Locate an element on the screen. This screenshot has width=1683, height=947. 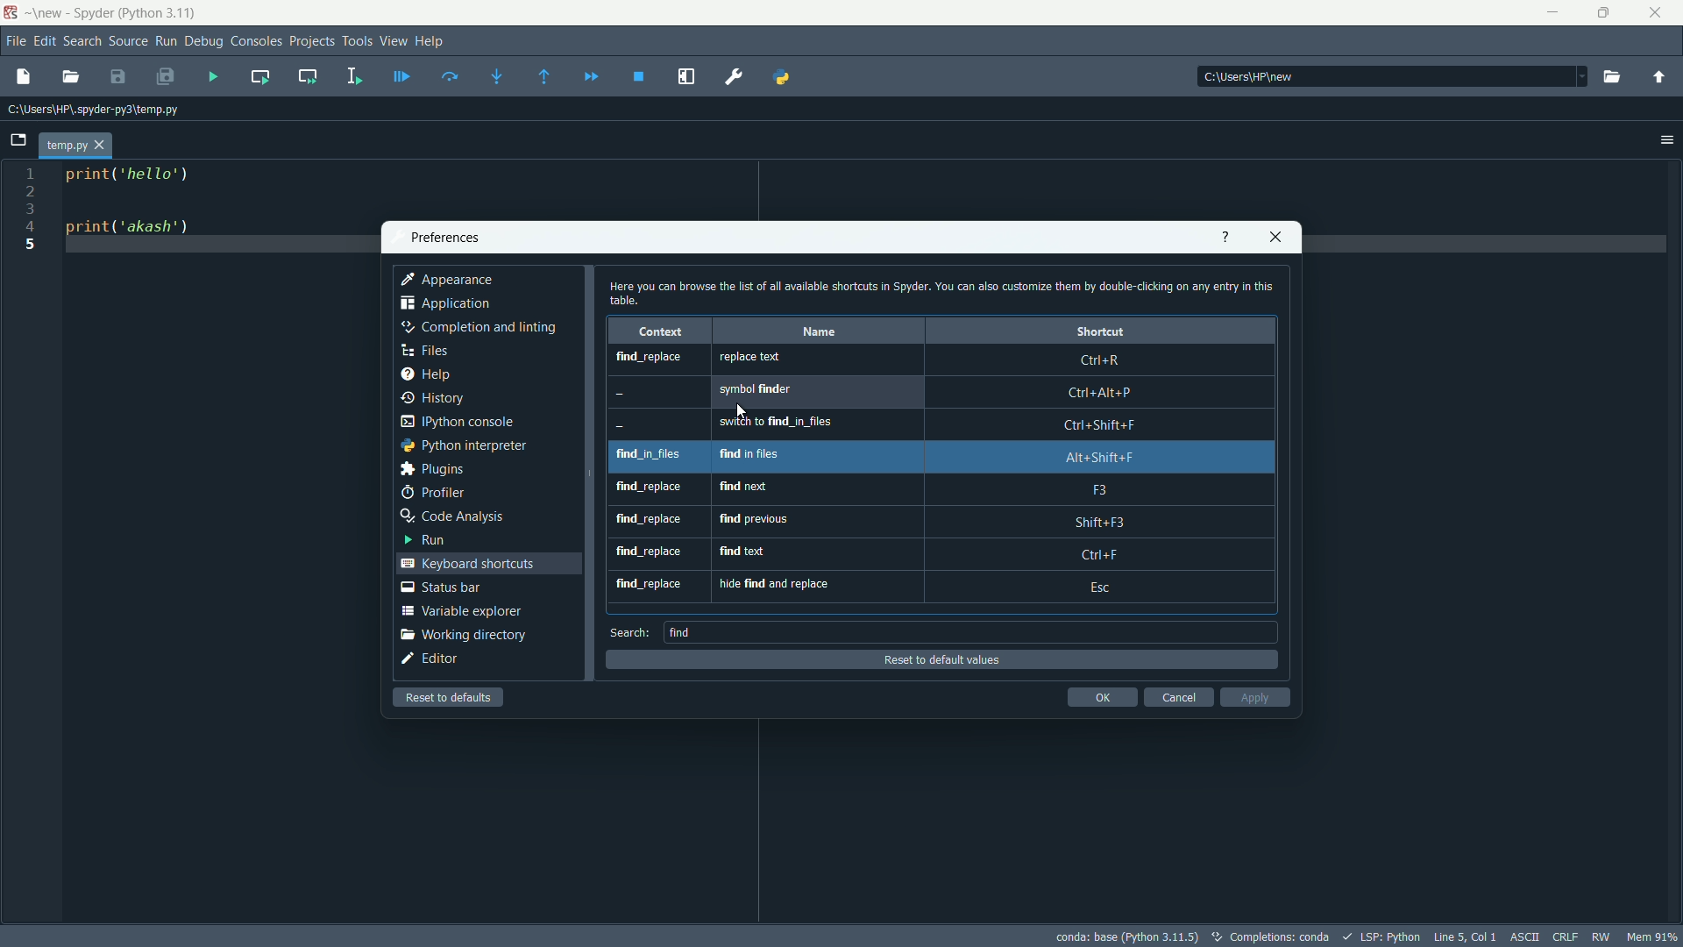
appearance  is located at coordinates (449, 281).